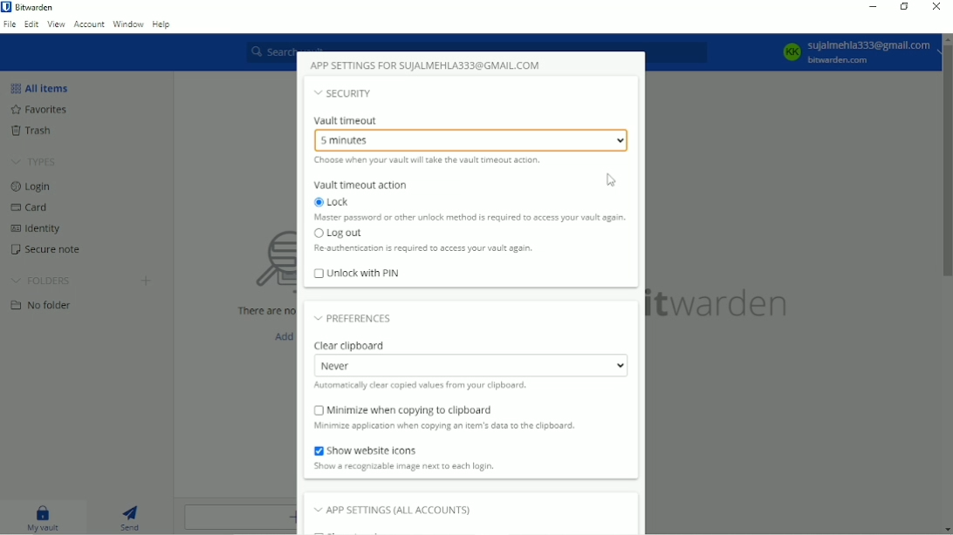 This screenshot has height=535, width=953. I want to click on Edit, so click(30, 25).